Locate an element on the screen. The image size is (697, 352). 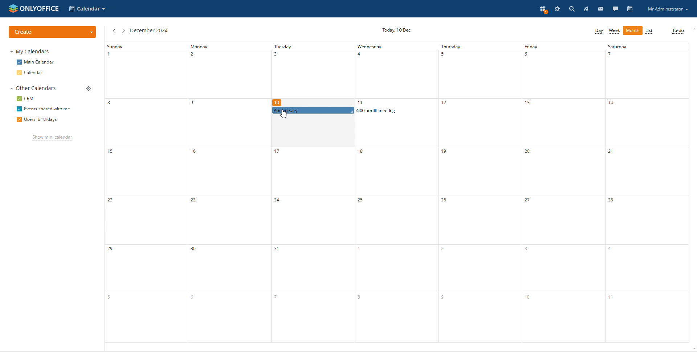
mail is located at coordinates (601, 9).